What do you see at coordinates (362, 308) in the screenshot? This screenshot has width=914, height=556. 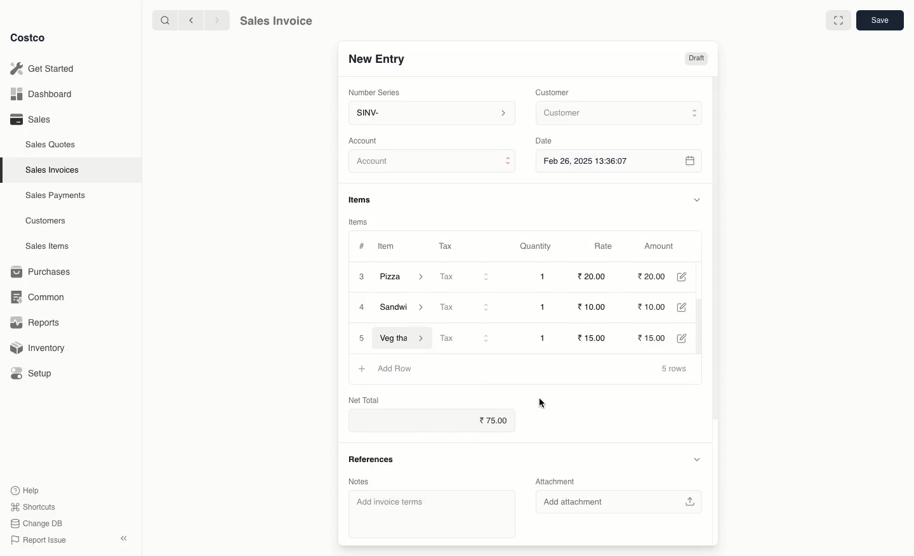 I see `4` at bounding box center [362, 308].